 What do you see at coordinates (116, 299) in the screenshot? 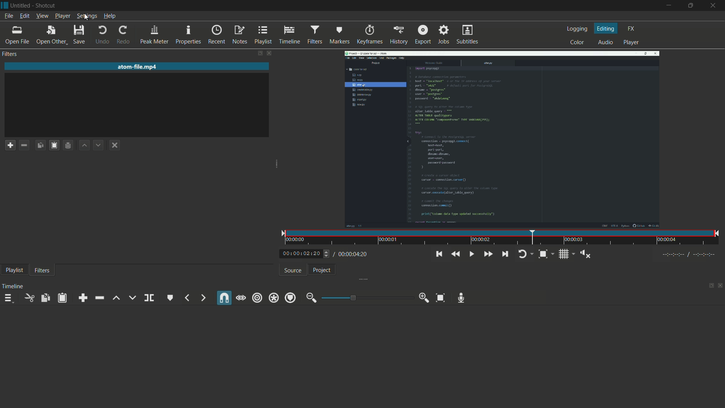
I see `lift` at bounding box center [116, 299].